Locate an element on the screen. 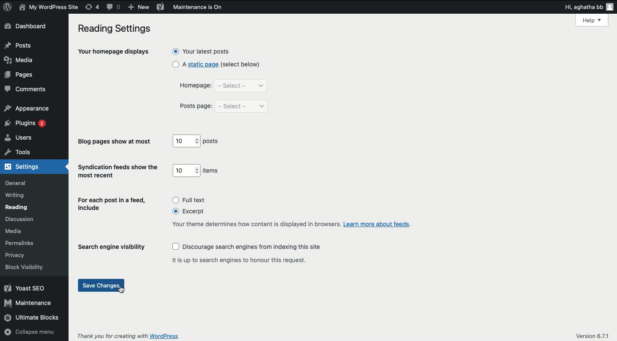  tools is located at coordinates (20, 152).